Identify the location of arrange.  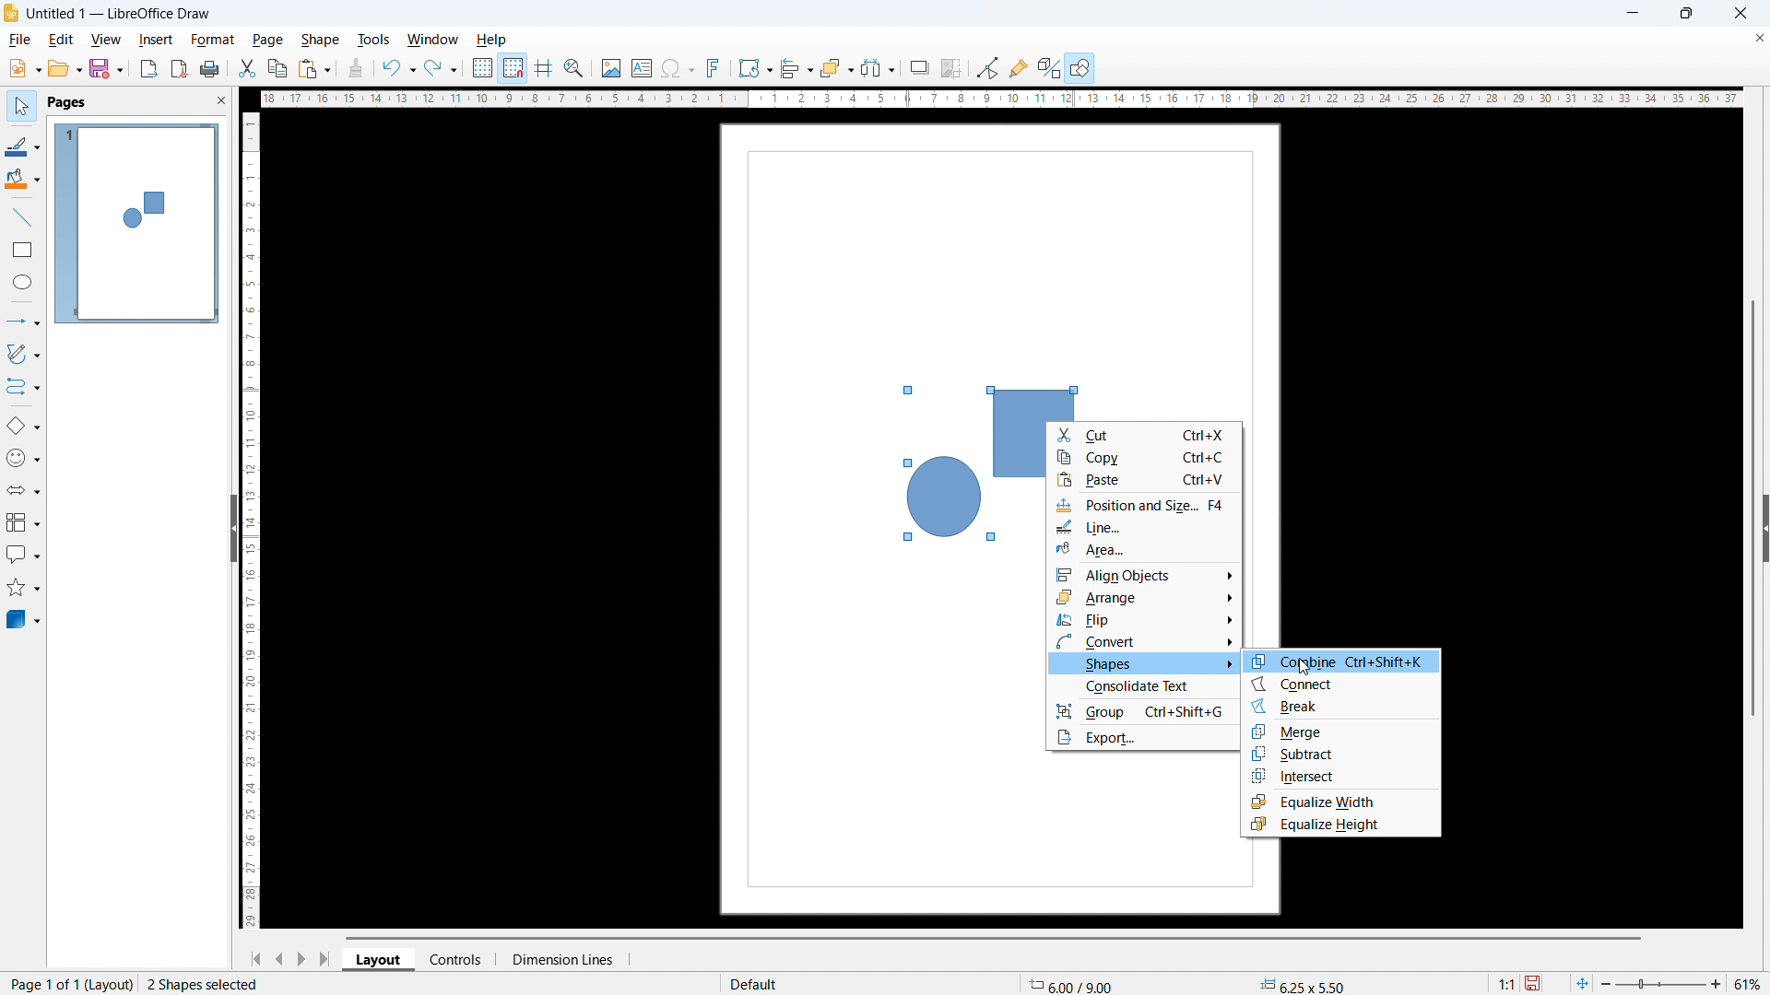
(1145, 597).